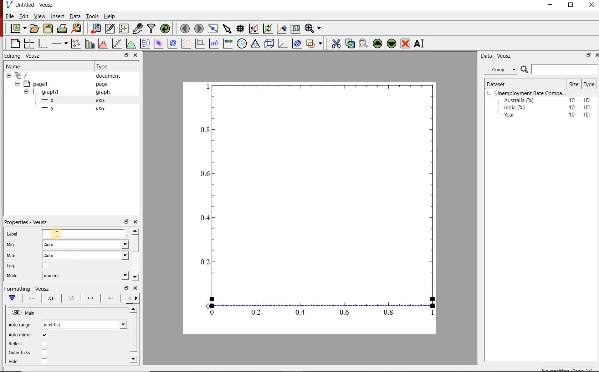 The width and height of the screenshot is (599, 372). I want to click on click to resset graph axes, so click(296, 28).